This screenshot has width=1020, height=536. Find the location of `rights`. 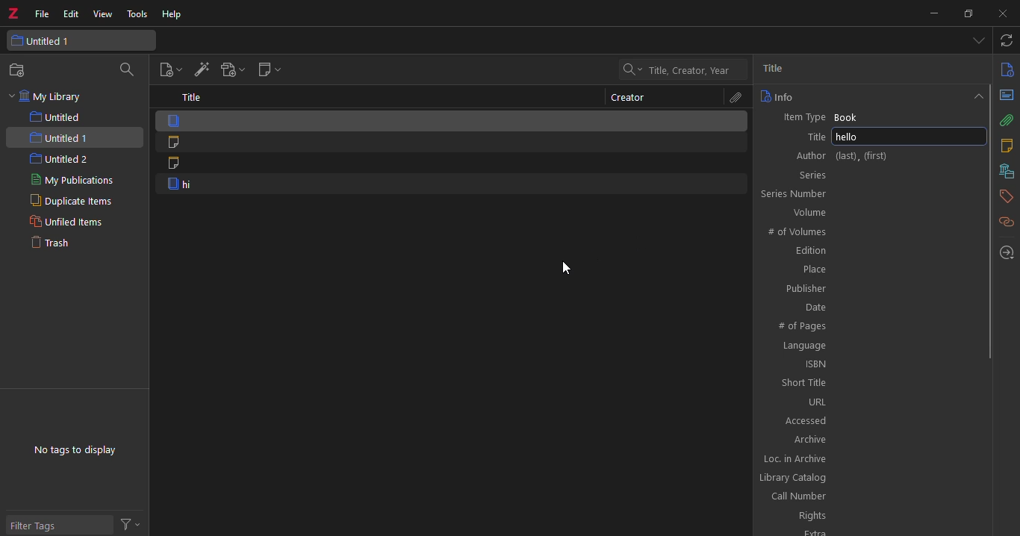

rights is located at coordinates (865, 516).